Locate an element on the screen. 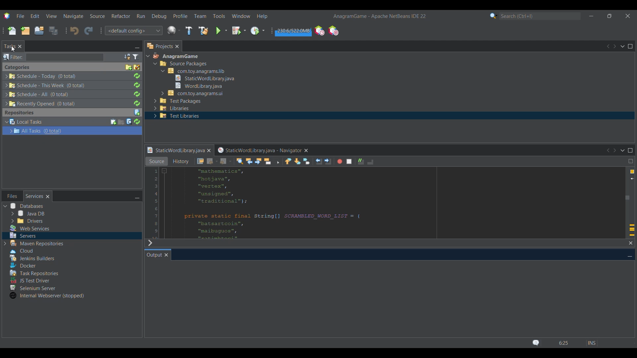 The height and width of the screenshot is (358, 637). cursor is located at coordinates (14, 50).